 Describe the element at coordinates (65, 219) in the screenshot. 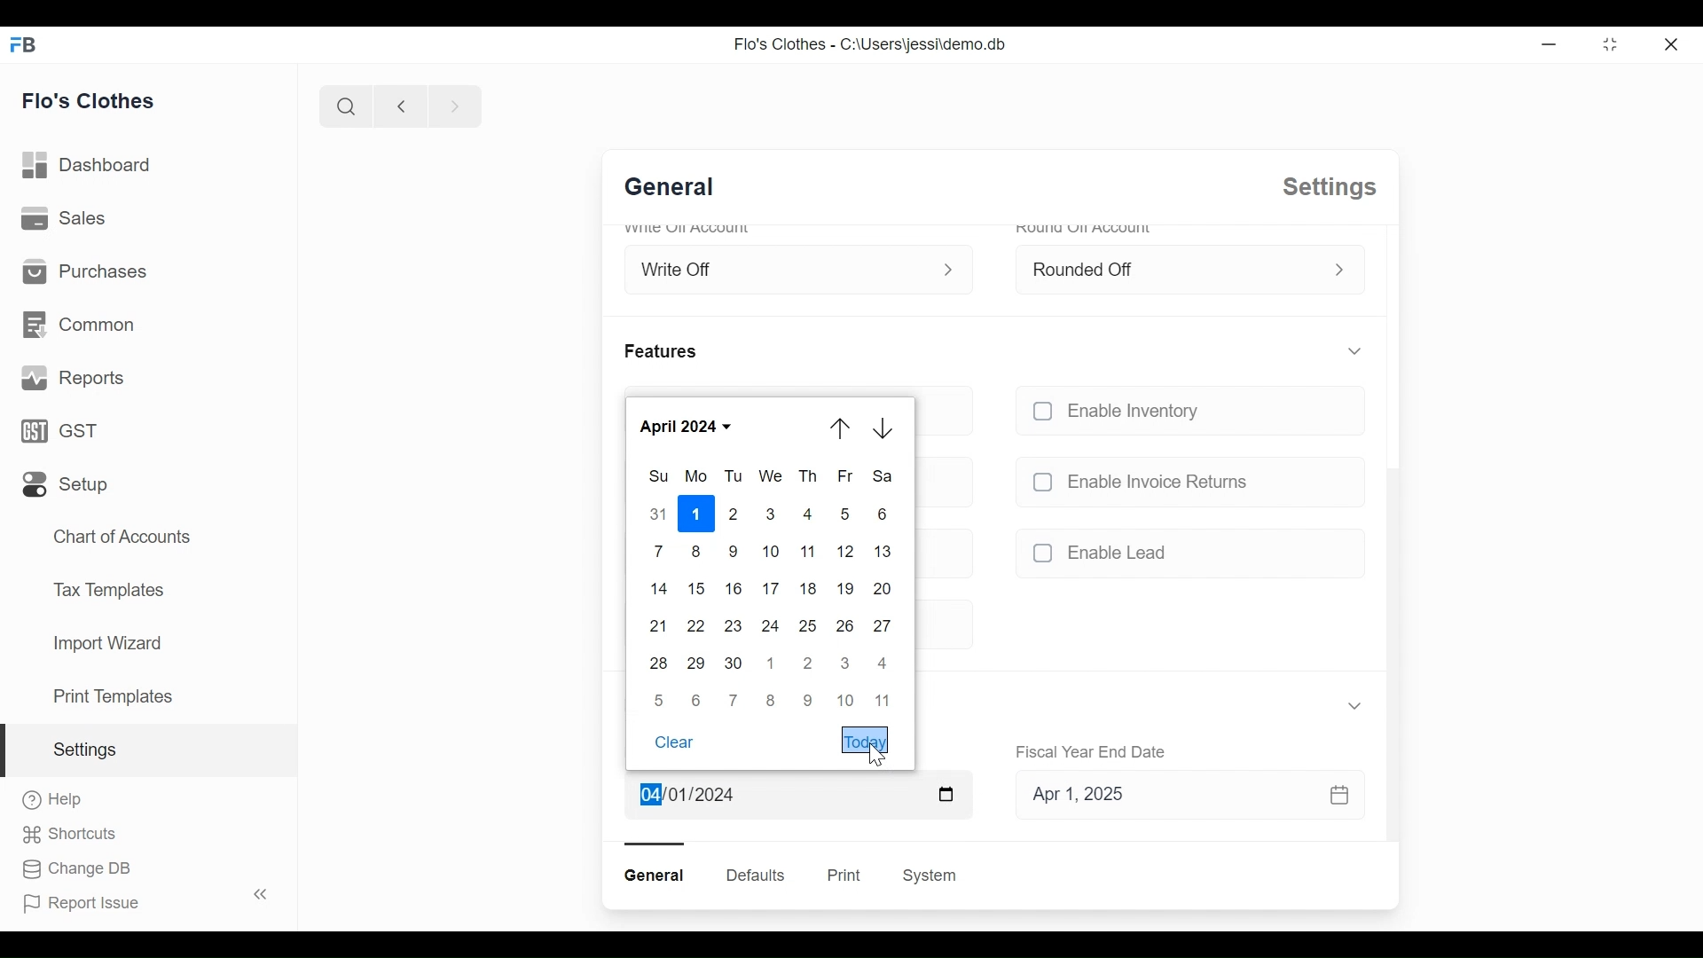

I see `Sales` at that location.